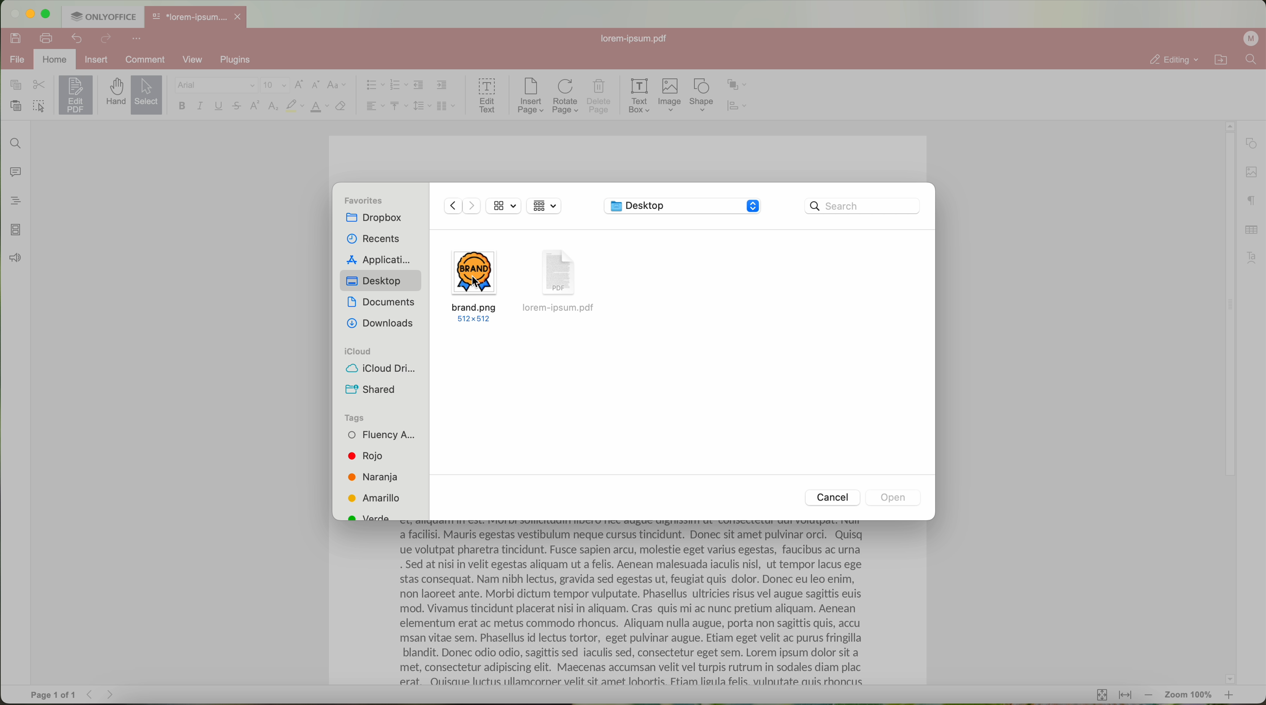 This screenshot has width=1266, height=705. What do you see at coordinates (1251, 144) in the screenshot?
I see `shape settings` at bounding box center [1251, 144].